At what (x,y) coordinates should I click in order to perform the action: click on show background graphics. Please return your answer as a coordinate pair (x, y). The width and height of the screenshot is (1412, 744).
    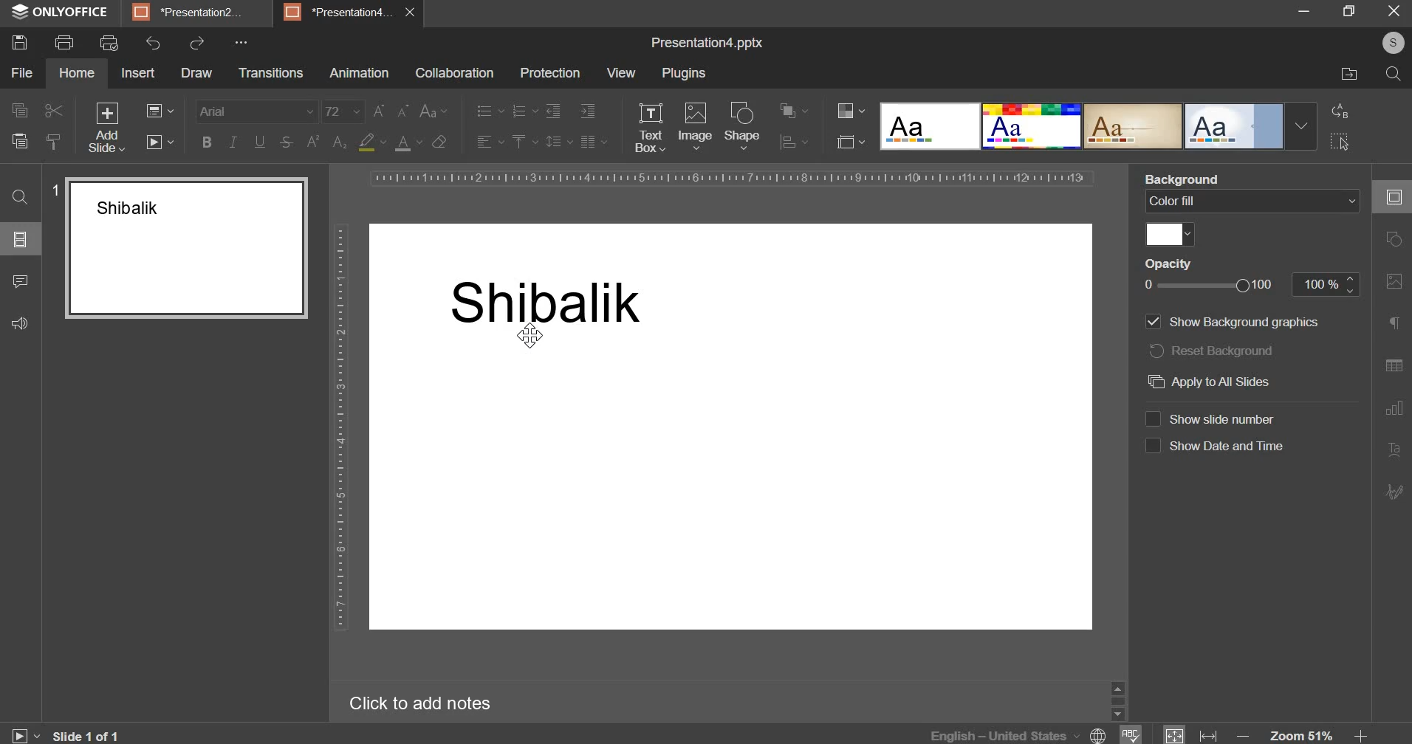
    Looking at the image, I should click on (1243, 321).